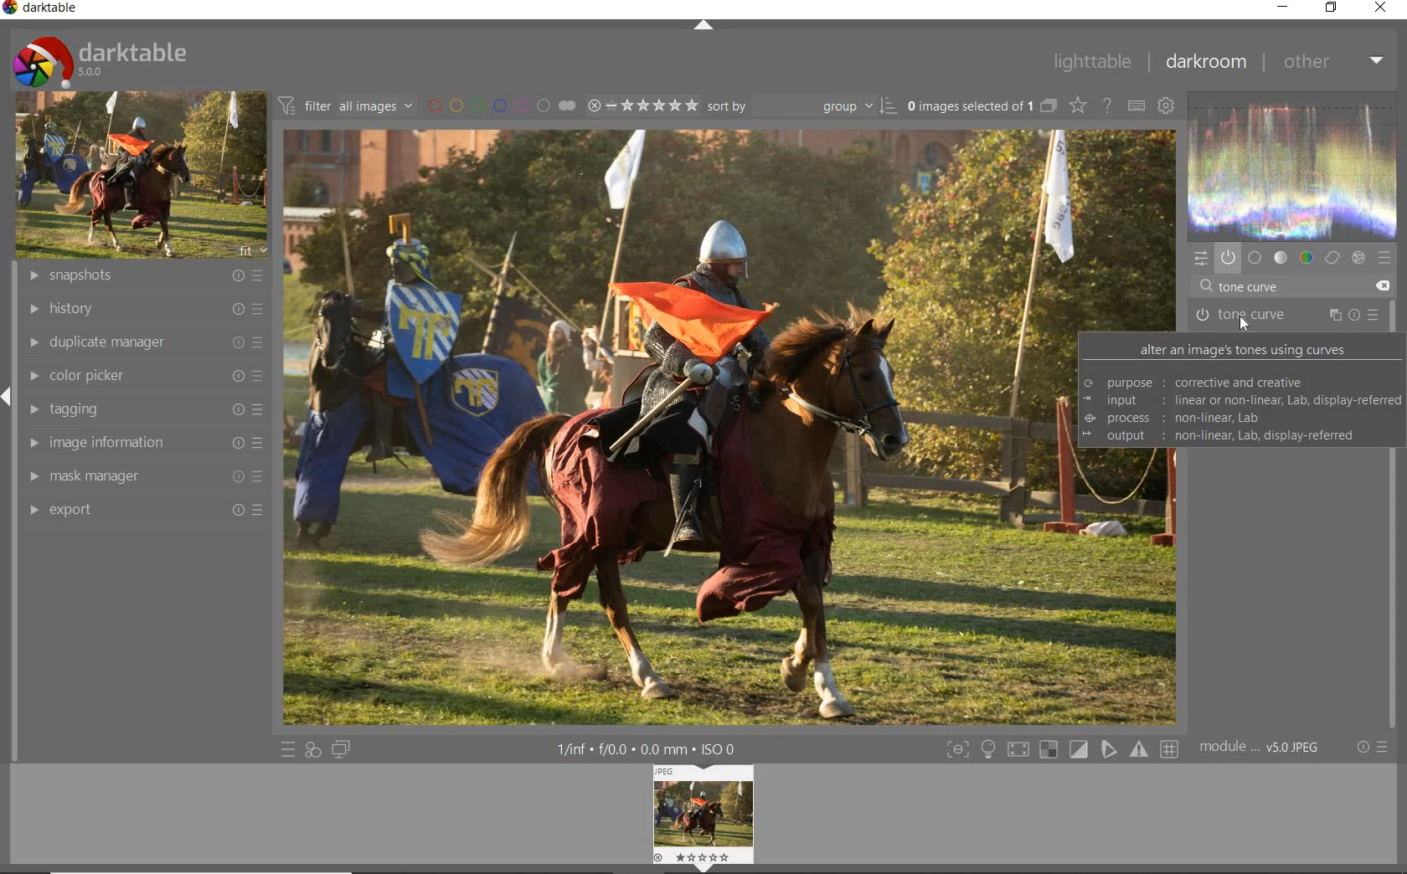 Image resolution: width=1407 pixels, height=874 pixels. I want to click on display a second darkroom image widow, so click(342, 748).